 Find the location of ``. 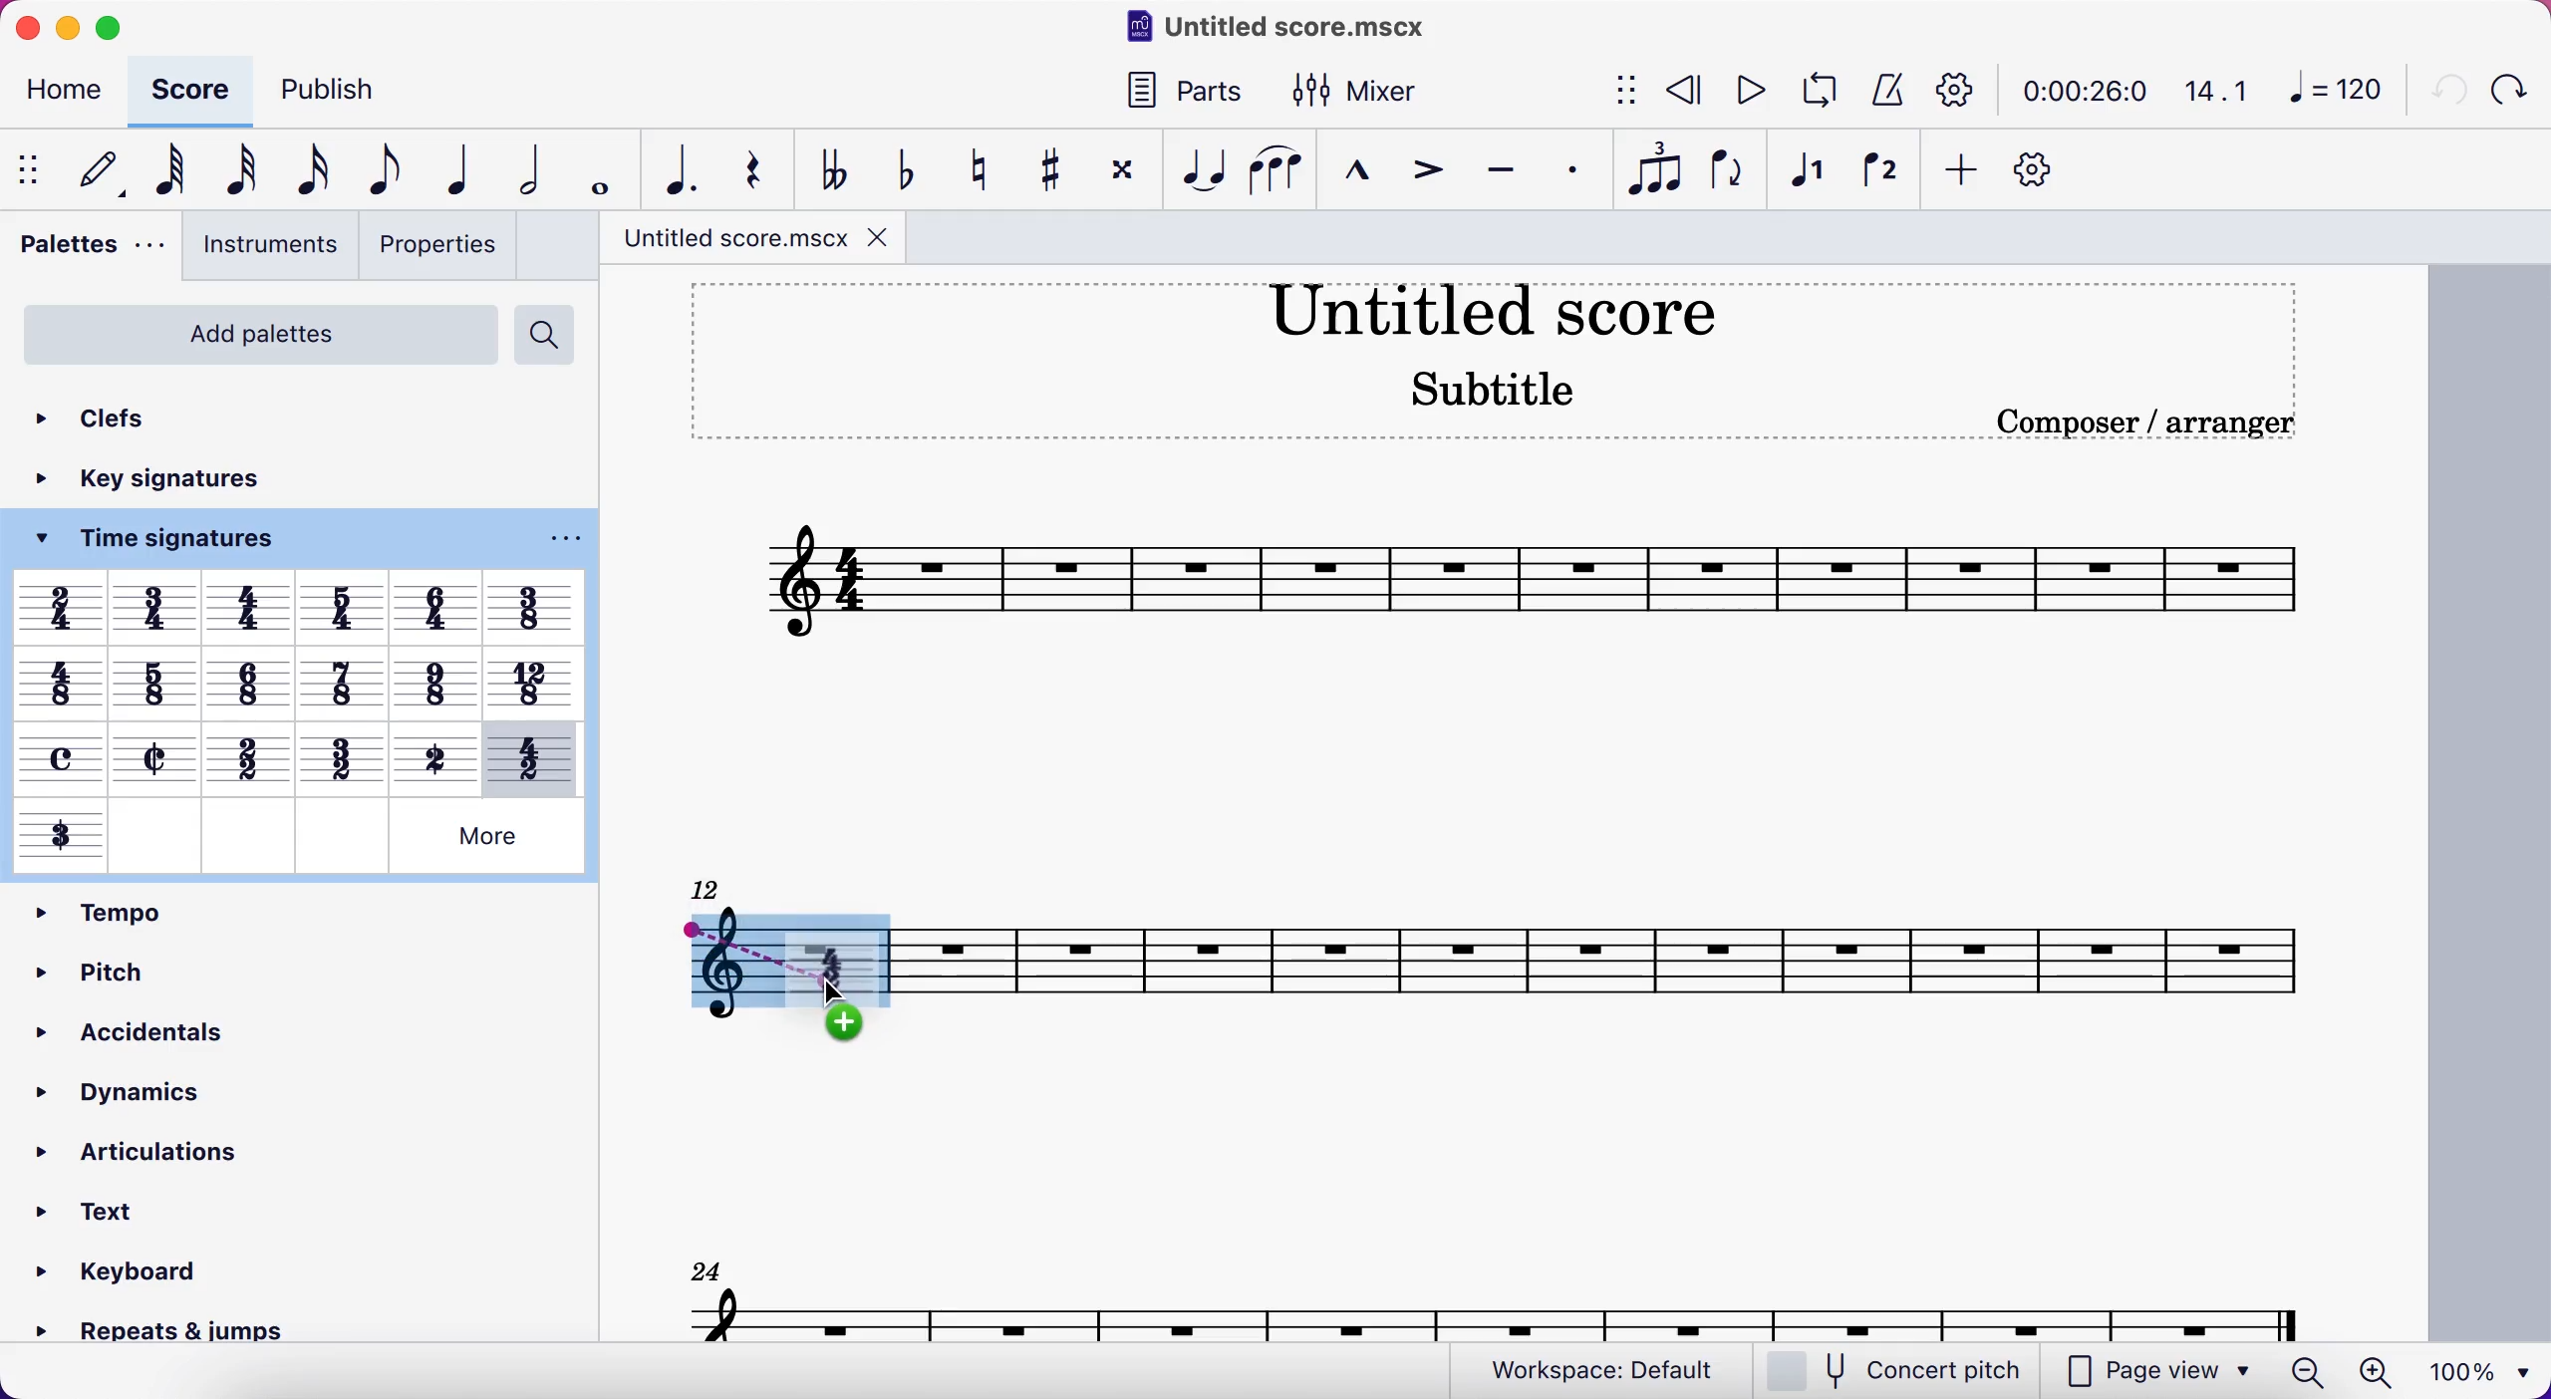

 is located at coordinates (59, 682).